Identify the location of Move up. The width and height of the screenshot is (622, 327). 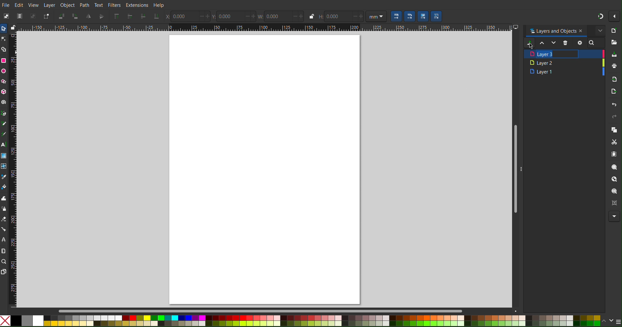
(543, 43).